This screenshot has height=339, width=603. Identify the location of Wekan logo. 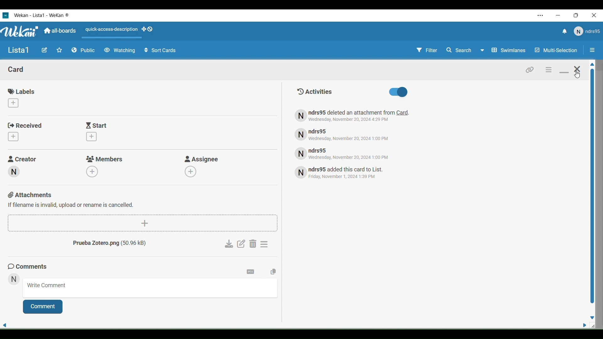
(5, 15).